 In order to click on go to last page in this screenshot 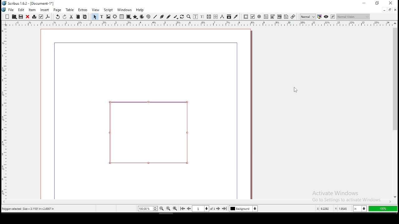, I will do `click(225, 209)`.